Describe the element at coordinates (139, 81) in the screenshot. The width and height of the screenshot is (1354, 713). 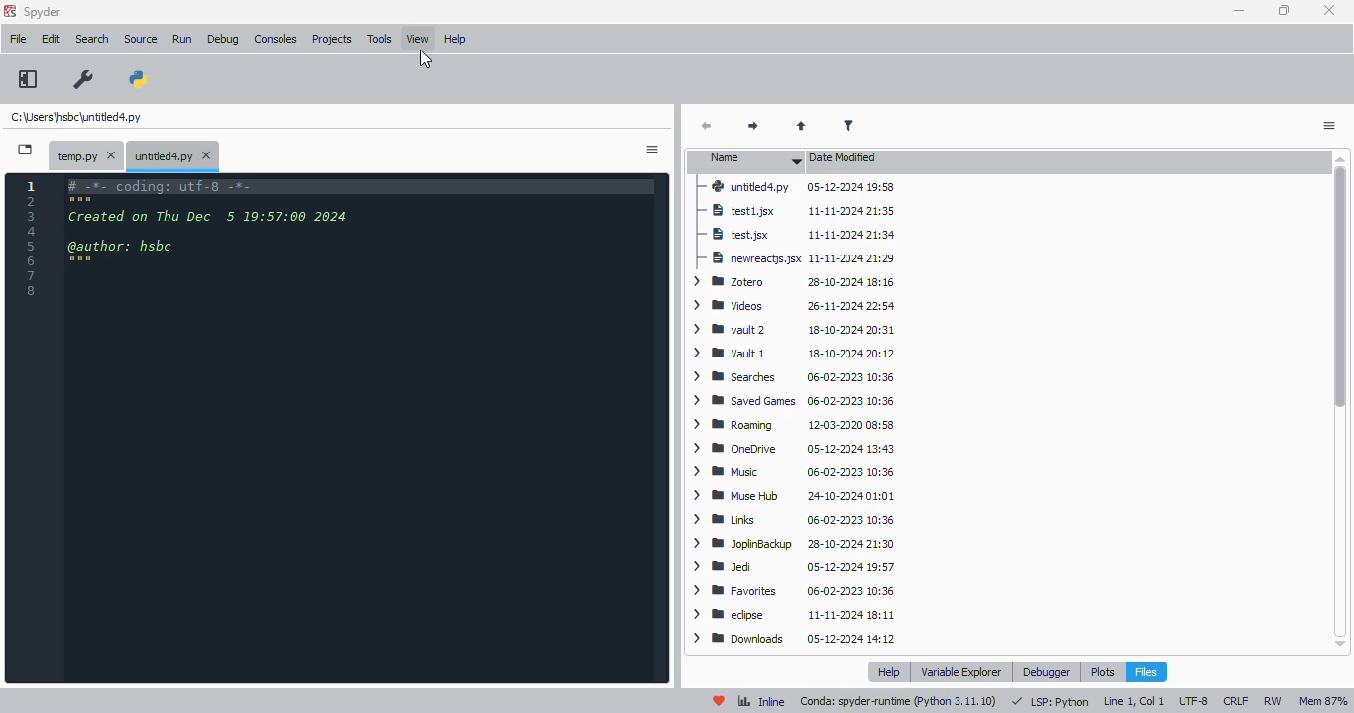
I see `PYTHONPATH MANAGER` at that location.